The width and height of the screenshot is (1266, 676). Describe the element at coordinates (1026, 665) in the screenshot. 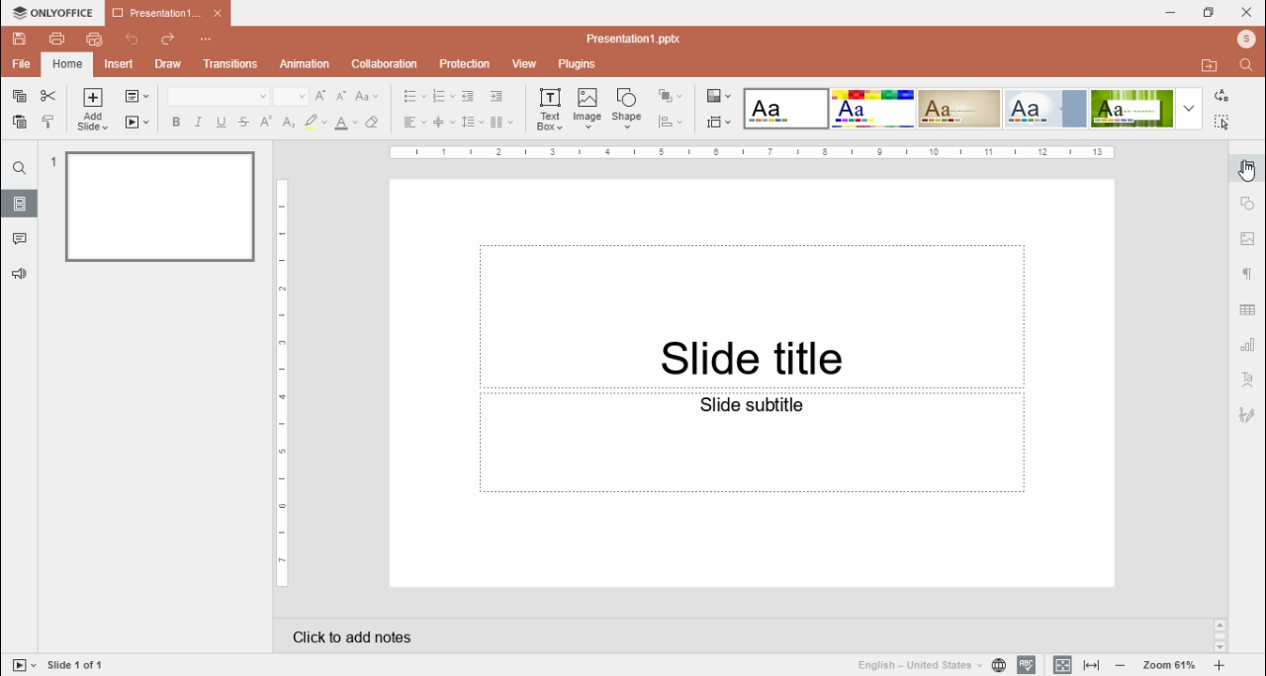

I see `spell check` at that location.